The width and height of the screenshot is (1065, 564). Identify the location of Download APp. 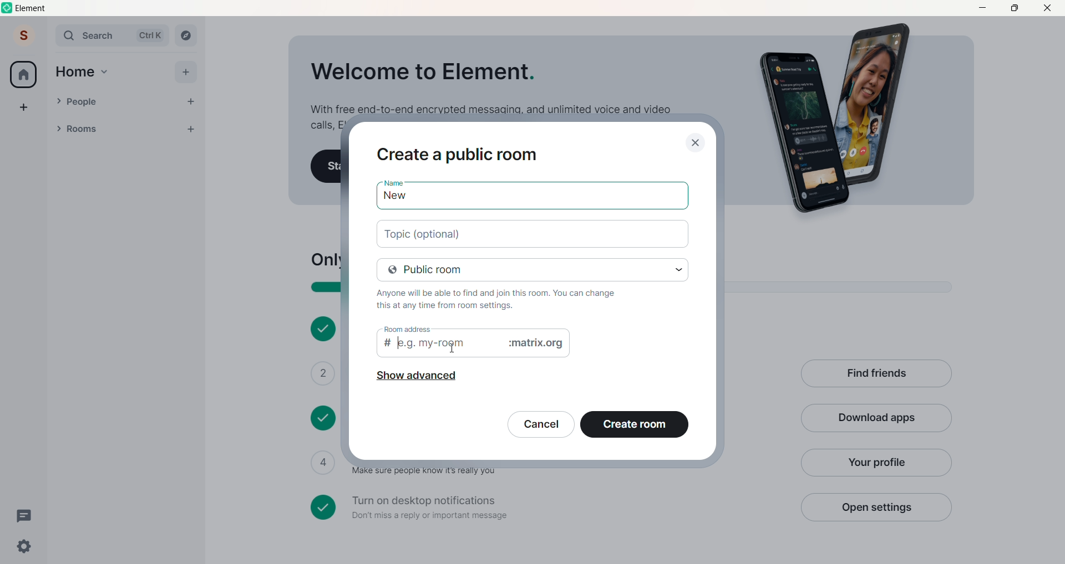
(876, 419).